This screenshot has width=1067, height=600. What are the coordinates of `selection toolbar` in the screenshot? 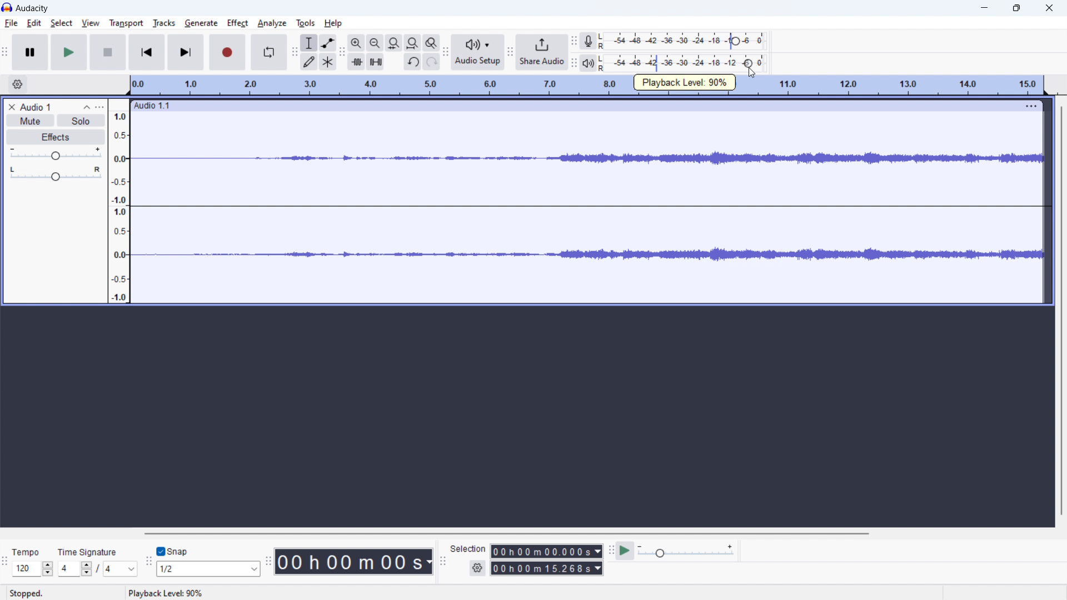 It's located at (442, 562).